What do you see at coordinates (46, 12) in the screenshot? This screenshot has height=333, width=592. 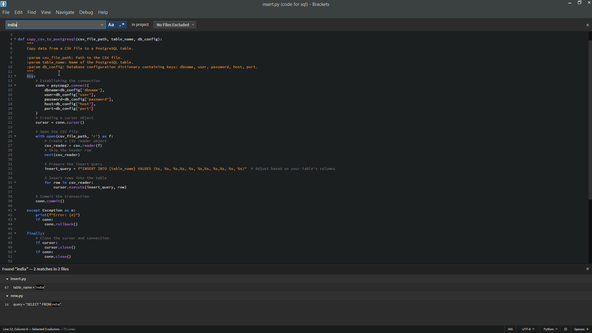 I see `view menu` at bounding box center [46, 12].